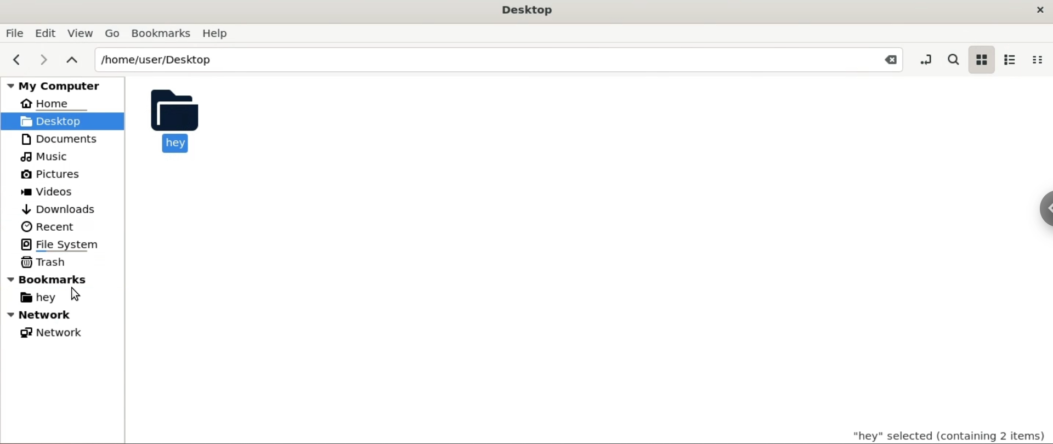 This screenshot has width=1053, height=444. I want to click on next, so click(45, 59).